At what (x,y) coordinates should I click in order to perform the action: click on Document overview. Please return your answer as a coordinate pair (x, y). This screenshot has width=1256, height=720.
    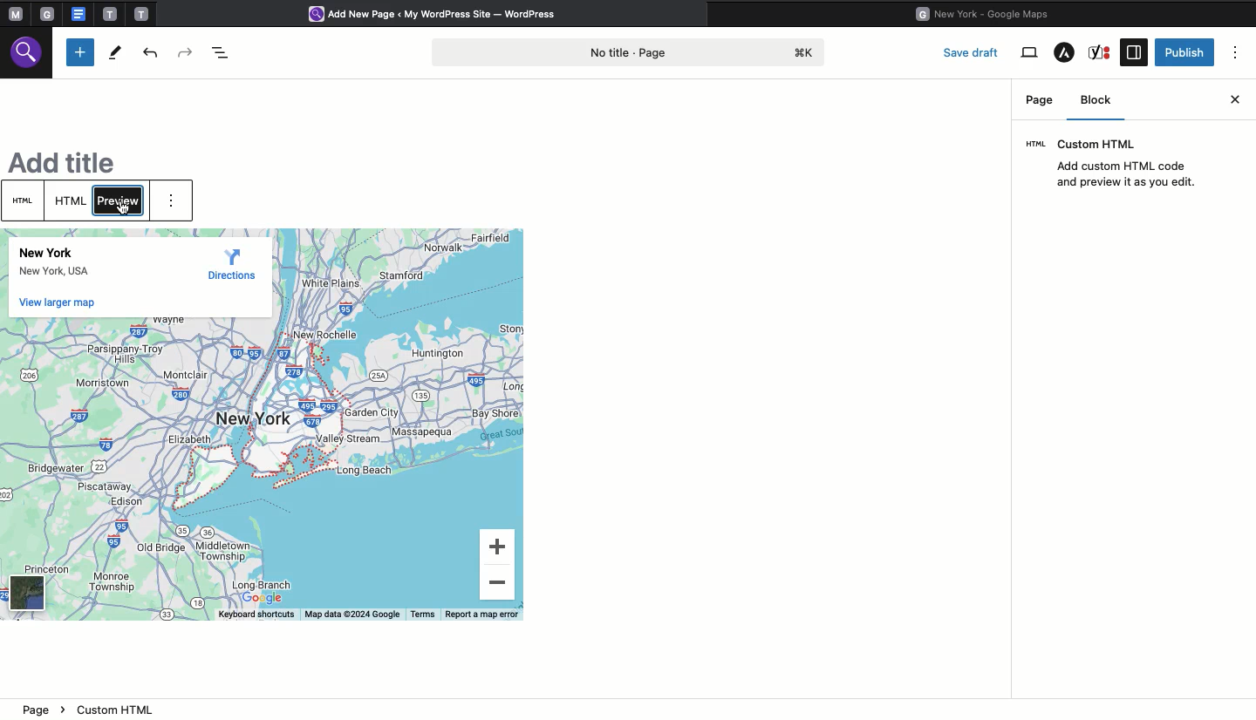
    Looking at the image, I should click on (221, 51).